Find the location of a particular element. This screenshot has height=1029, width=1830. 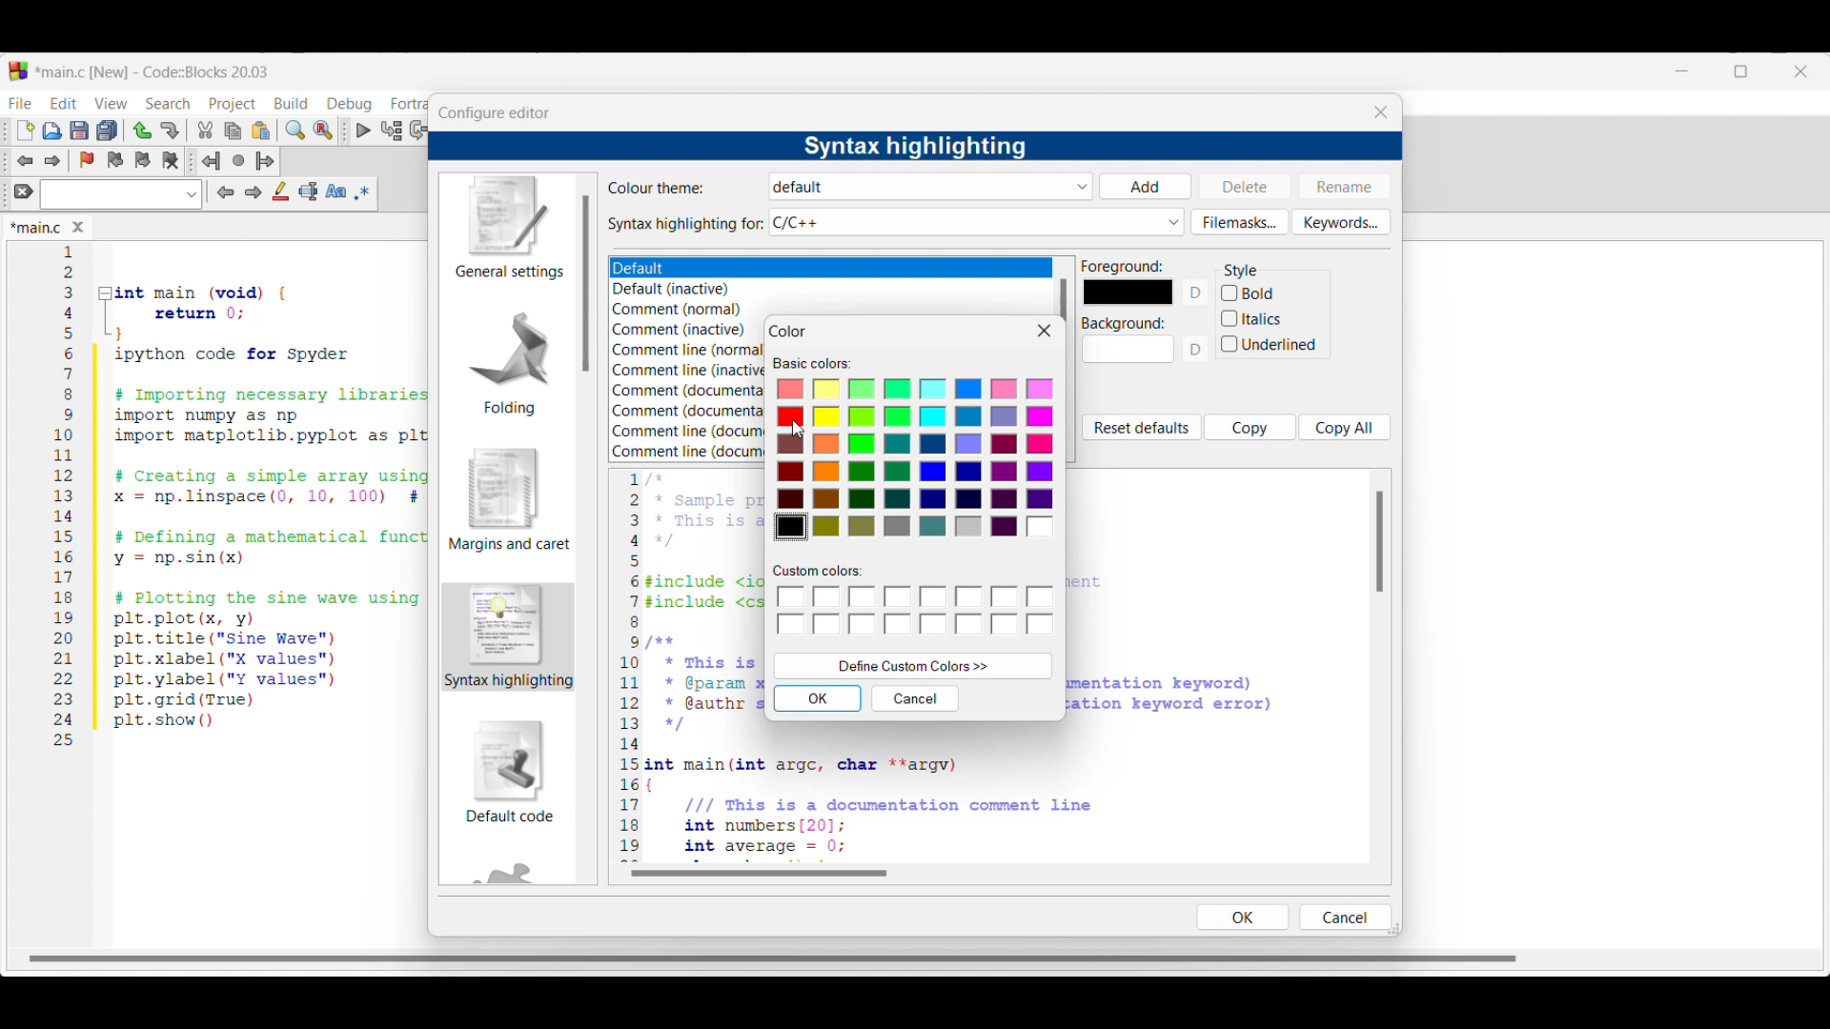

Copy is located at coordinates (233, 131).